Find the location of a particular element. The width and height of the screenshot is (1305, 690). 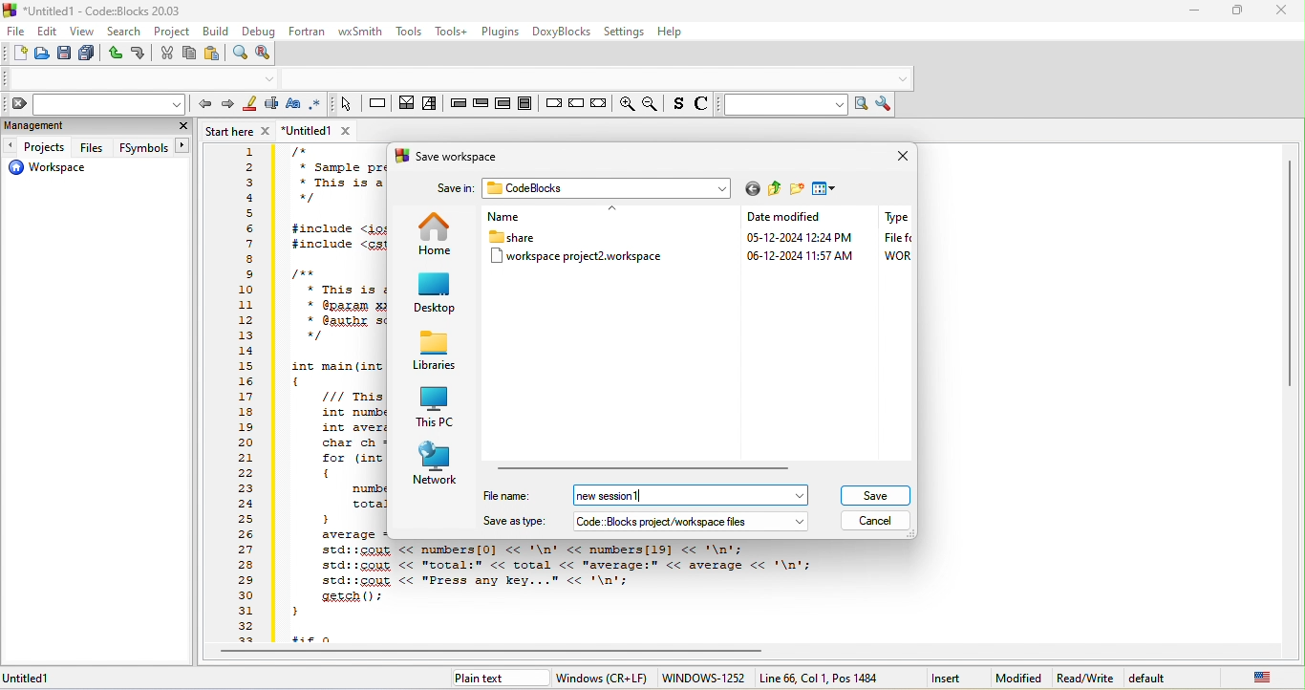

copy is located at coordinates (188, 54).